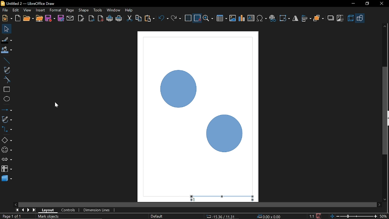 The image size is (389, 219). What do you see at coordinates (98, 210) in the screenshot?
I see `DImension line` at bounding box center [98, 210].